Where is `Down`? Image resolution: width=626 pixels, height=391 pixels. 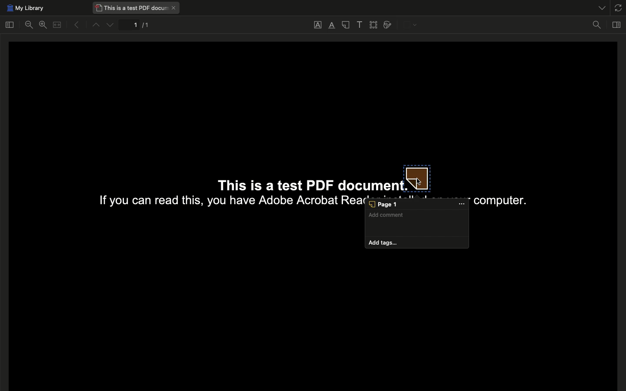
Down is located at coordinates (111, 25).